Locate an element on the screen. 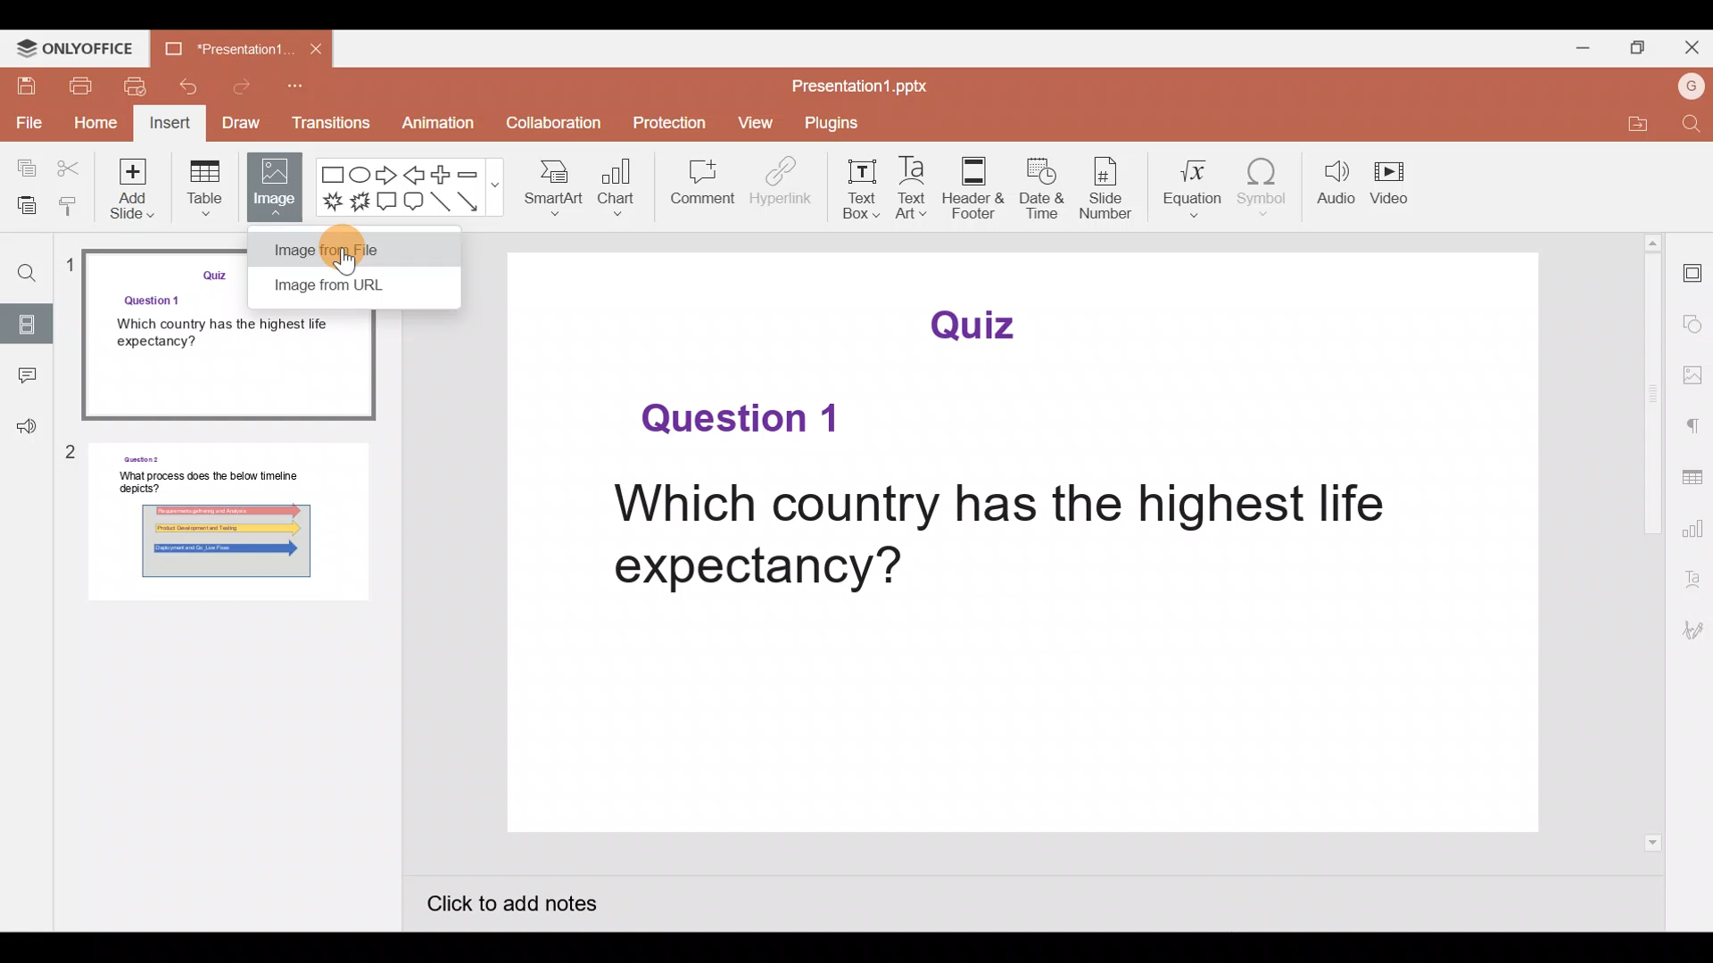 The height and width of the screenshot is (963, 1713). Slide 1 preview is located at coordinates (231, 366).